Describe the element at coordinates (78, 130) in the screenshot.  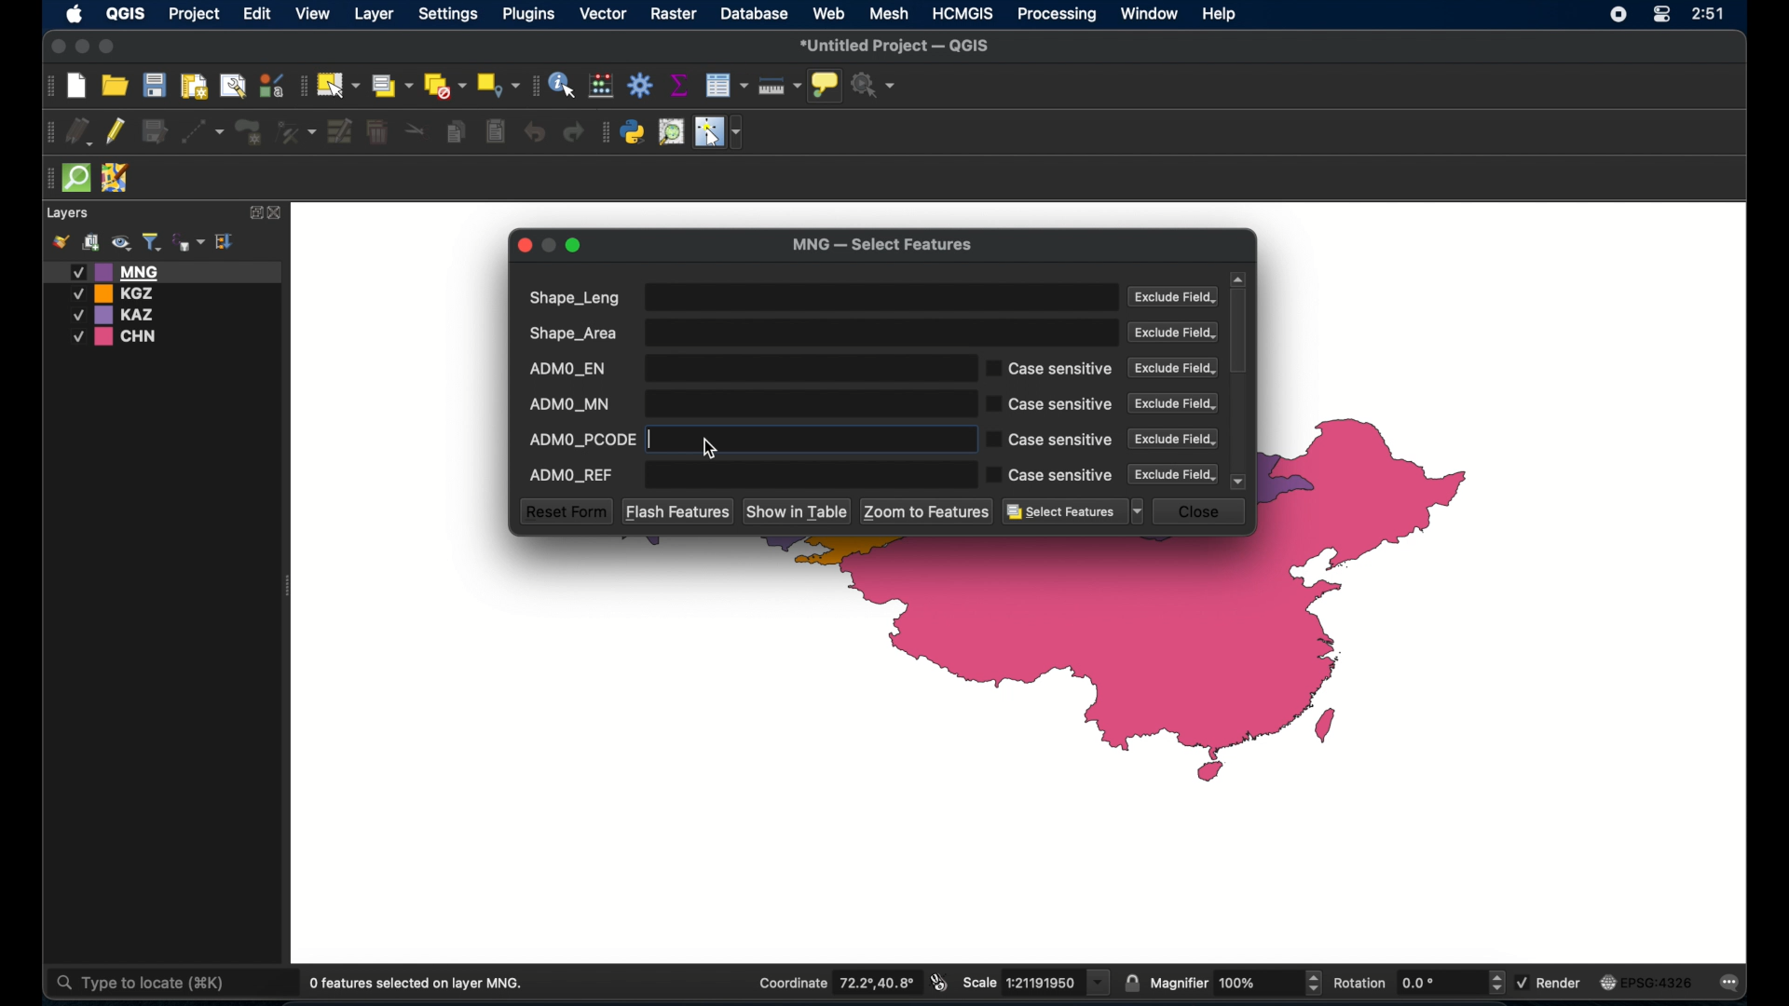
I see `current edits` at that location.